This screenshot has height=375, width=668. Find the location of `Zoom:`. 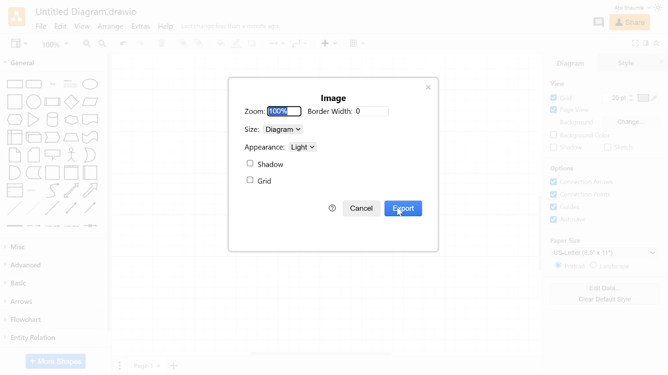

Zoom: is located at coordinates (254, 111).